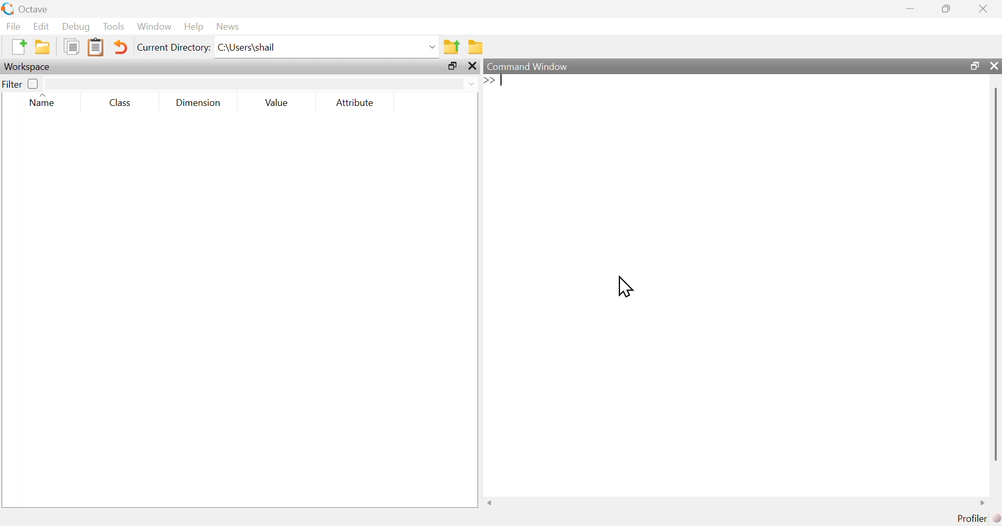 The image size is (1002, 526). What do you see at coordinates (13, 26) in the screenshot?
I see `File` at bounding box center [13, 26].